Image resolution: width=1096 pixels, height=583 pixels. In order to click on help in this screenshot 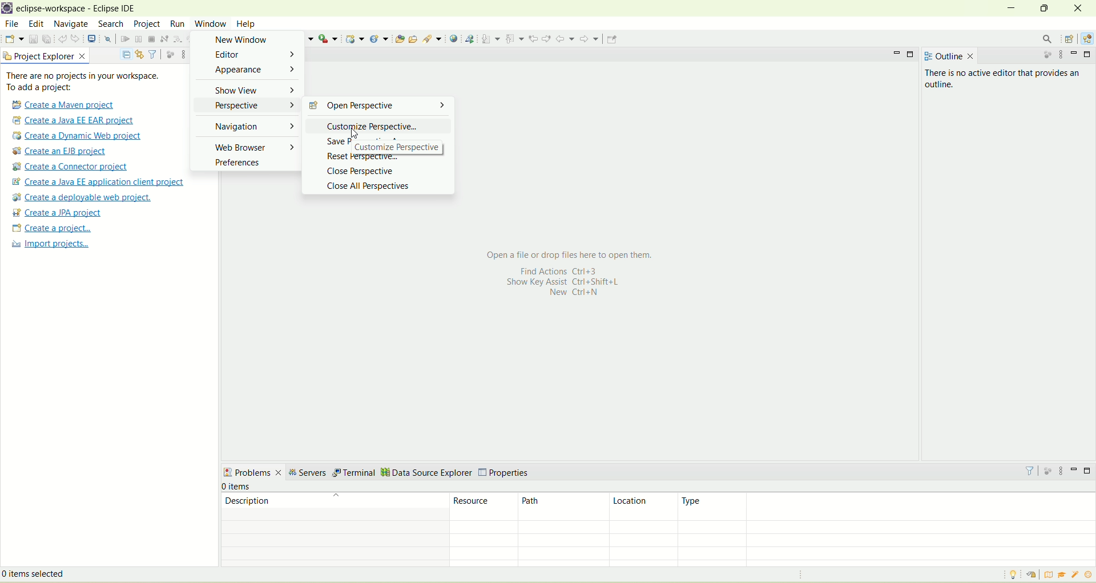, I will do `click(245, 23)`.